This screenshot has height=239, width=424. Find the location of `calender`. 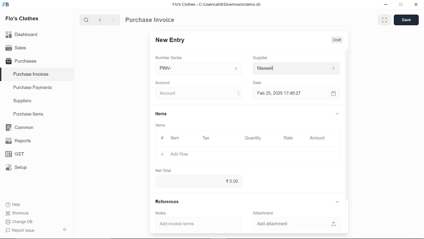

calender is located at coordinates (334, 94).